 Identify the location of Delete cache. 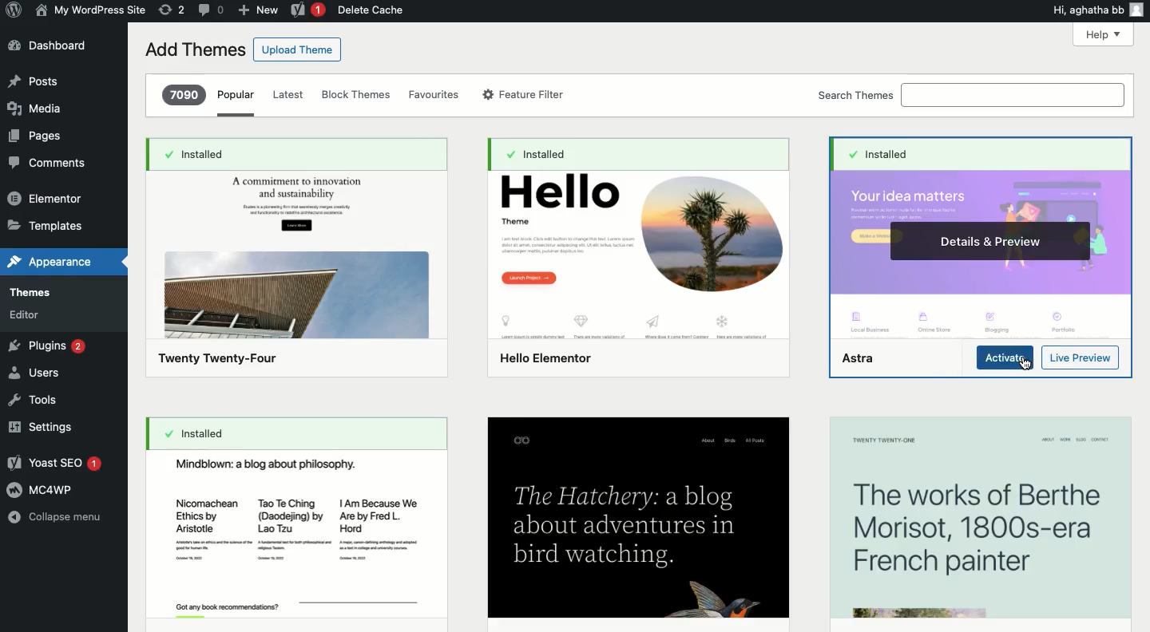
(375, 10).